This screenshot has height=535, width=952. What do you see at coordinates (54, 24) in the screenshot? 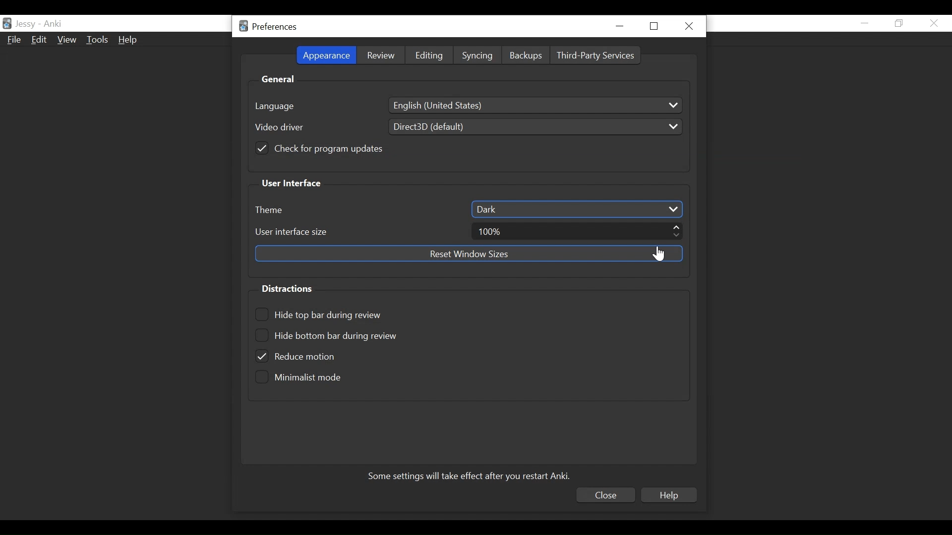
I see `Anki` at bounding box center [54, 24].